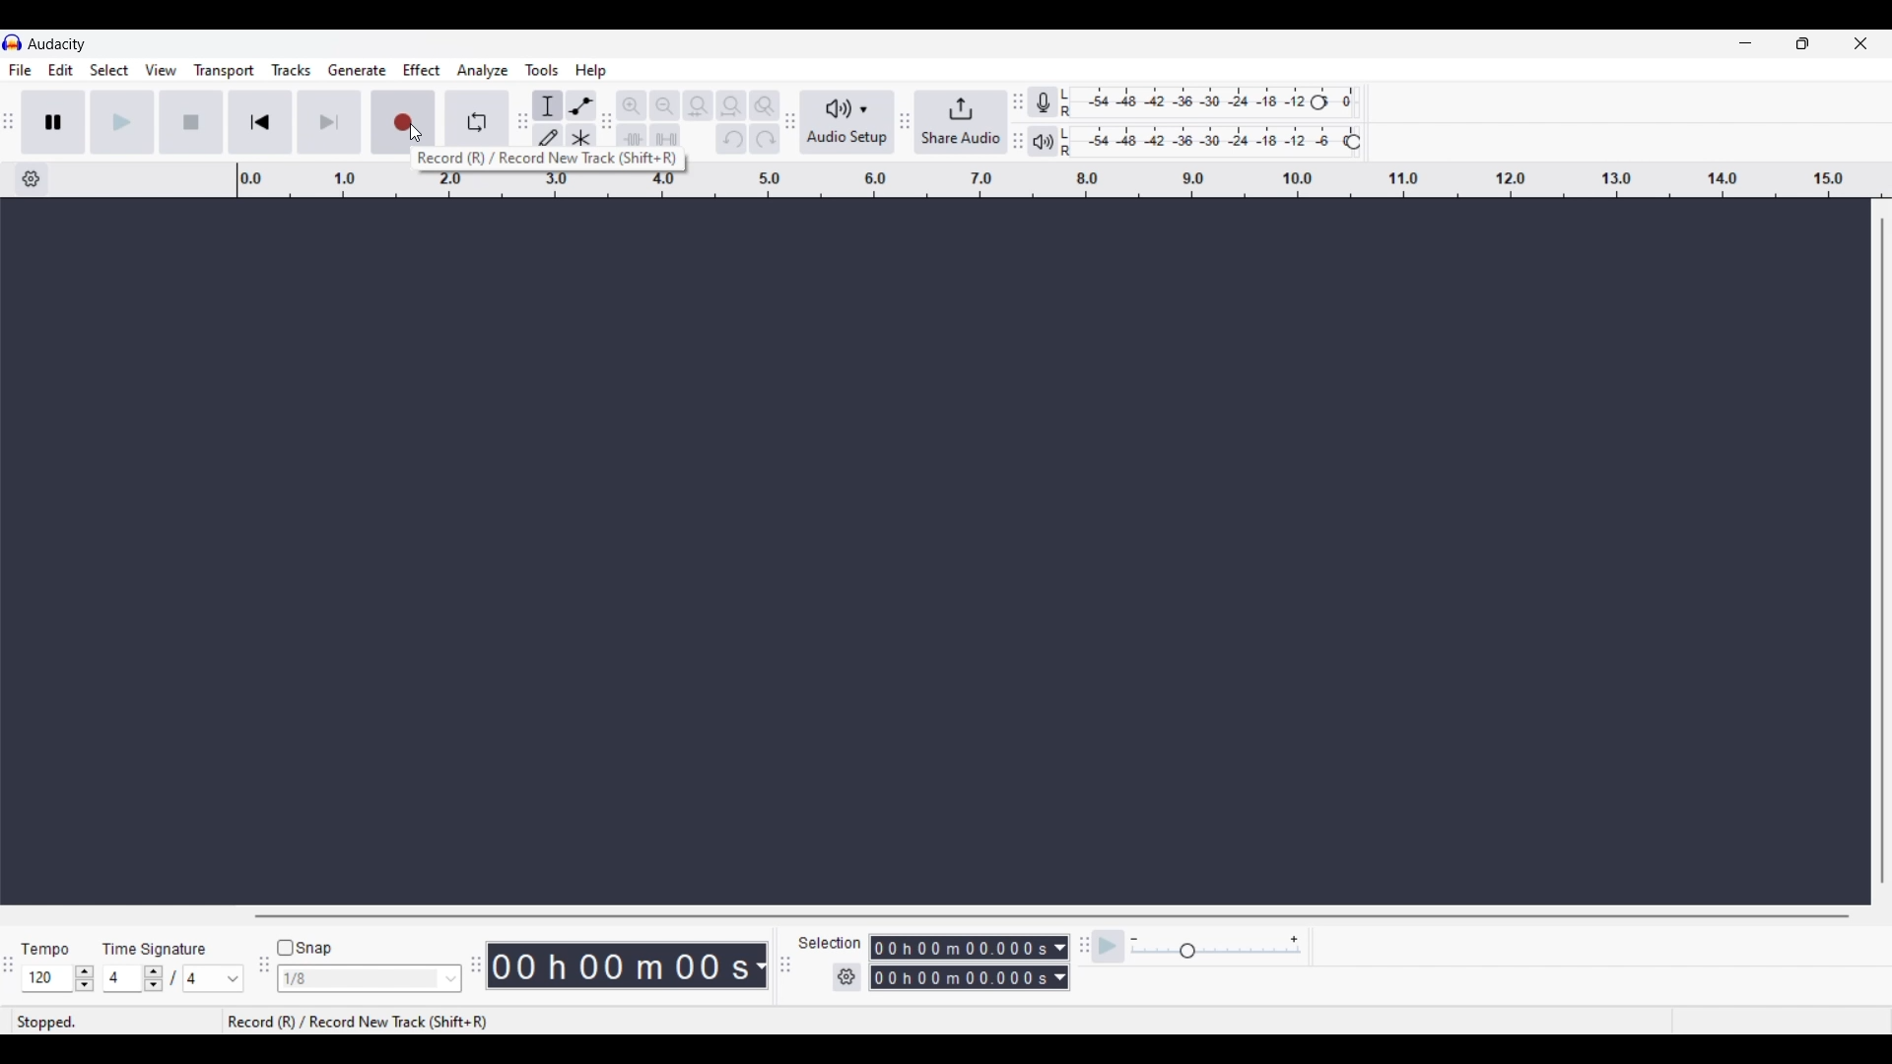 This screenshot has height=1064, width=1892. Describe the element at coordinates (12, 965) in the screenshot. I see `toolbar` at that location.